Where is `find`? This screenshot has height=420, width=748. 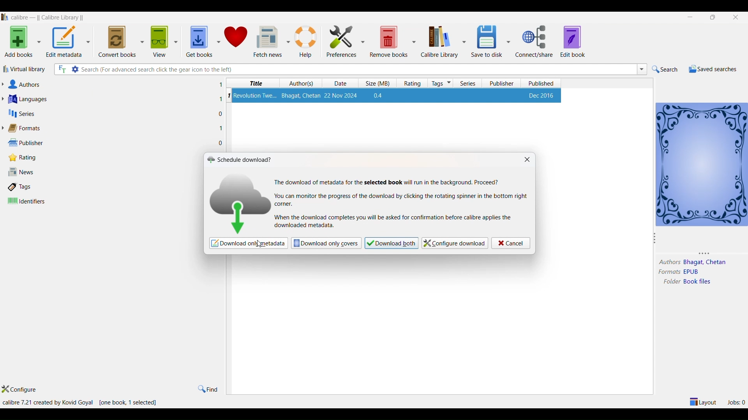
find is located at coordinates (209, 388).